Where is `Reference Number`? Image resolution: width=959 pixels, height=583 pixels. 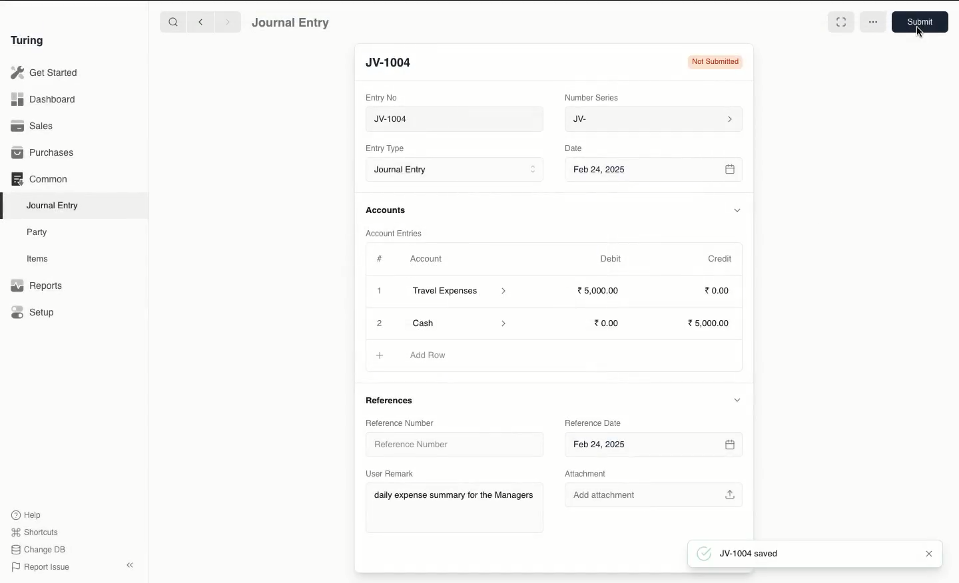
Reference Number is located at coordinates (401, 423).